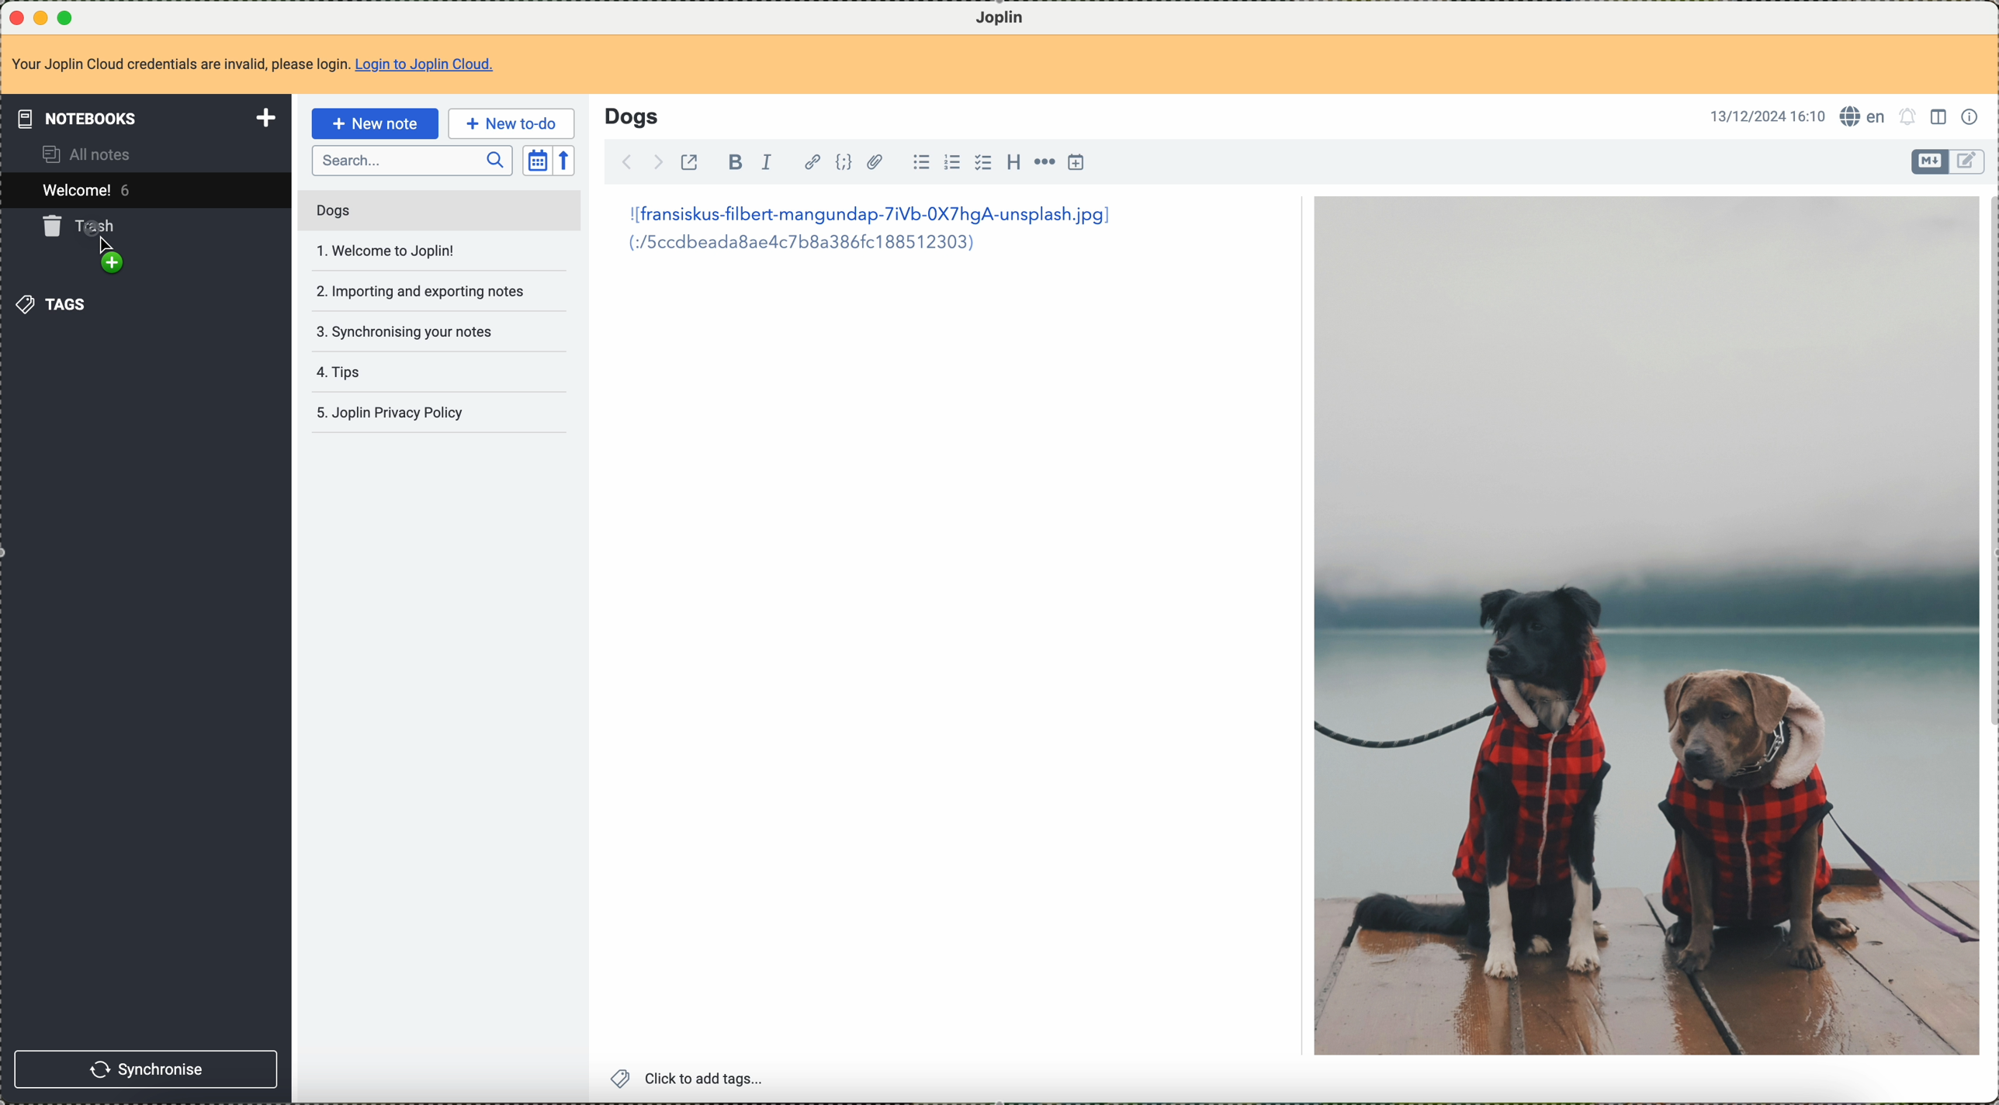 The image size is (1999, 1105). What do you see at coordinates (1929, 162) in the screenshot?
I see `toggle editor` at bounding box center [1929, 162].